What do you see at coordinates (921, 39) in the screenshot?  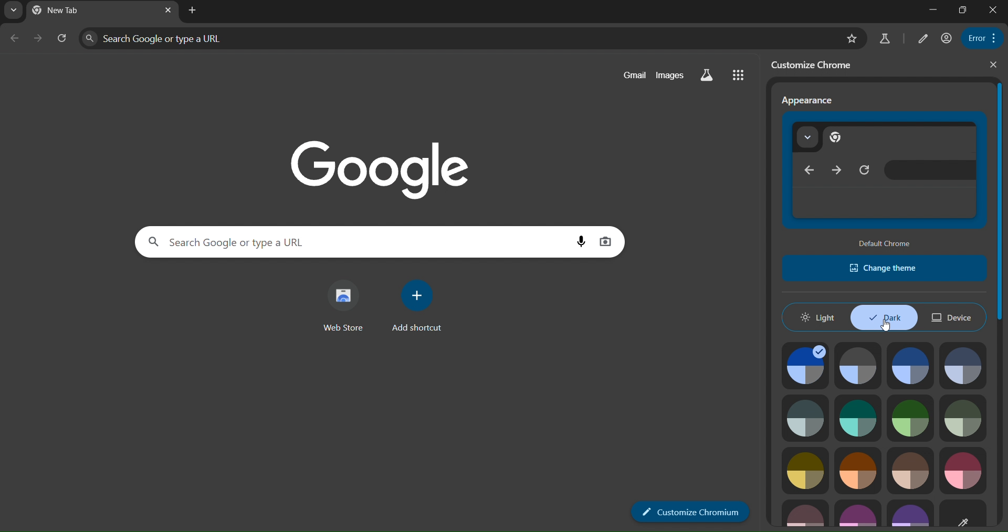 I see `customize chromium` at bounding box center [921, 39].